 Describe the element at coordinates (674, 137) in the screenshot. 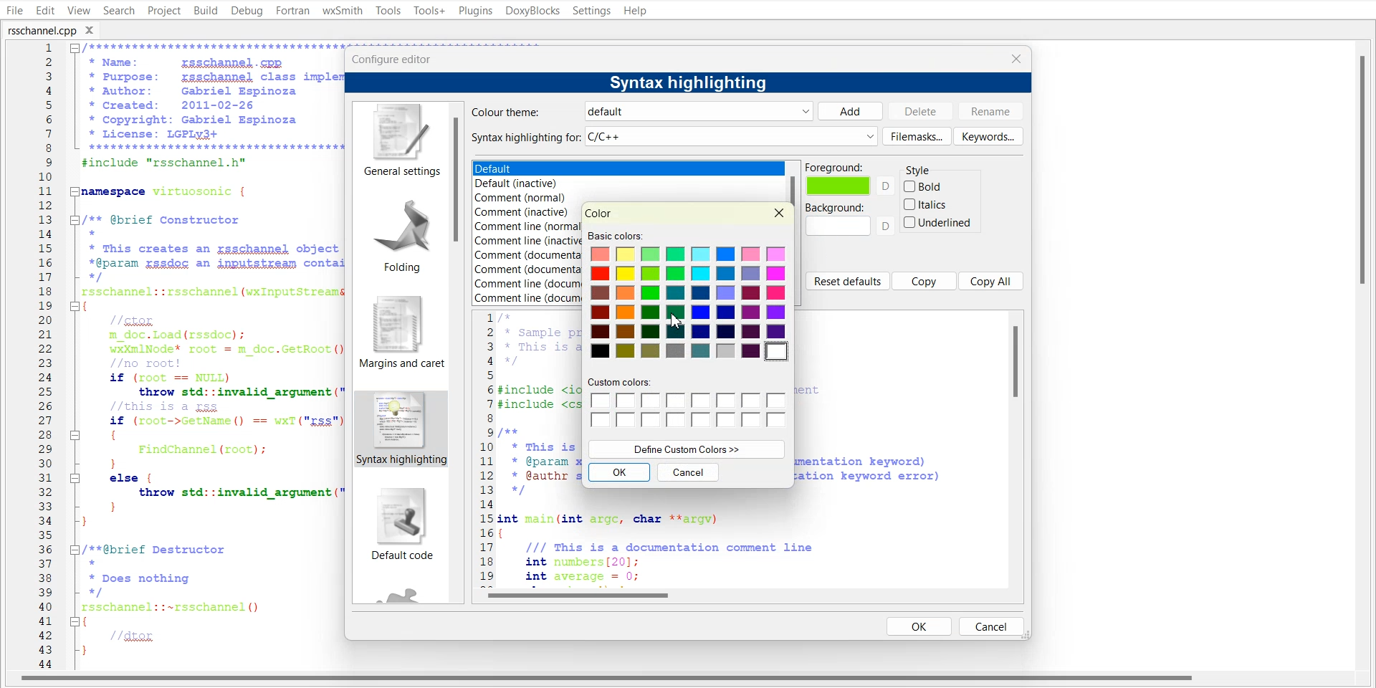

I see `Syntax highlighting for` at that location.